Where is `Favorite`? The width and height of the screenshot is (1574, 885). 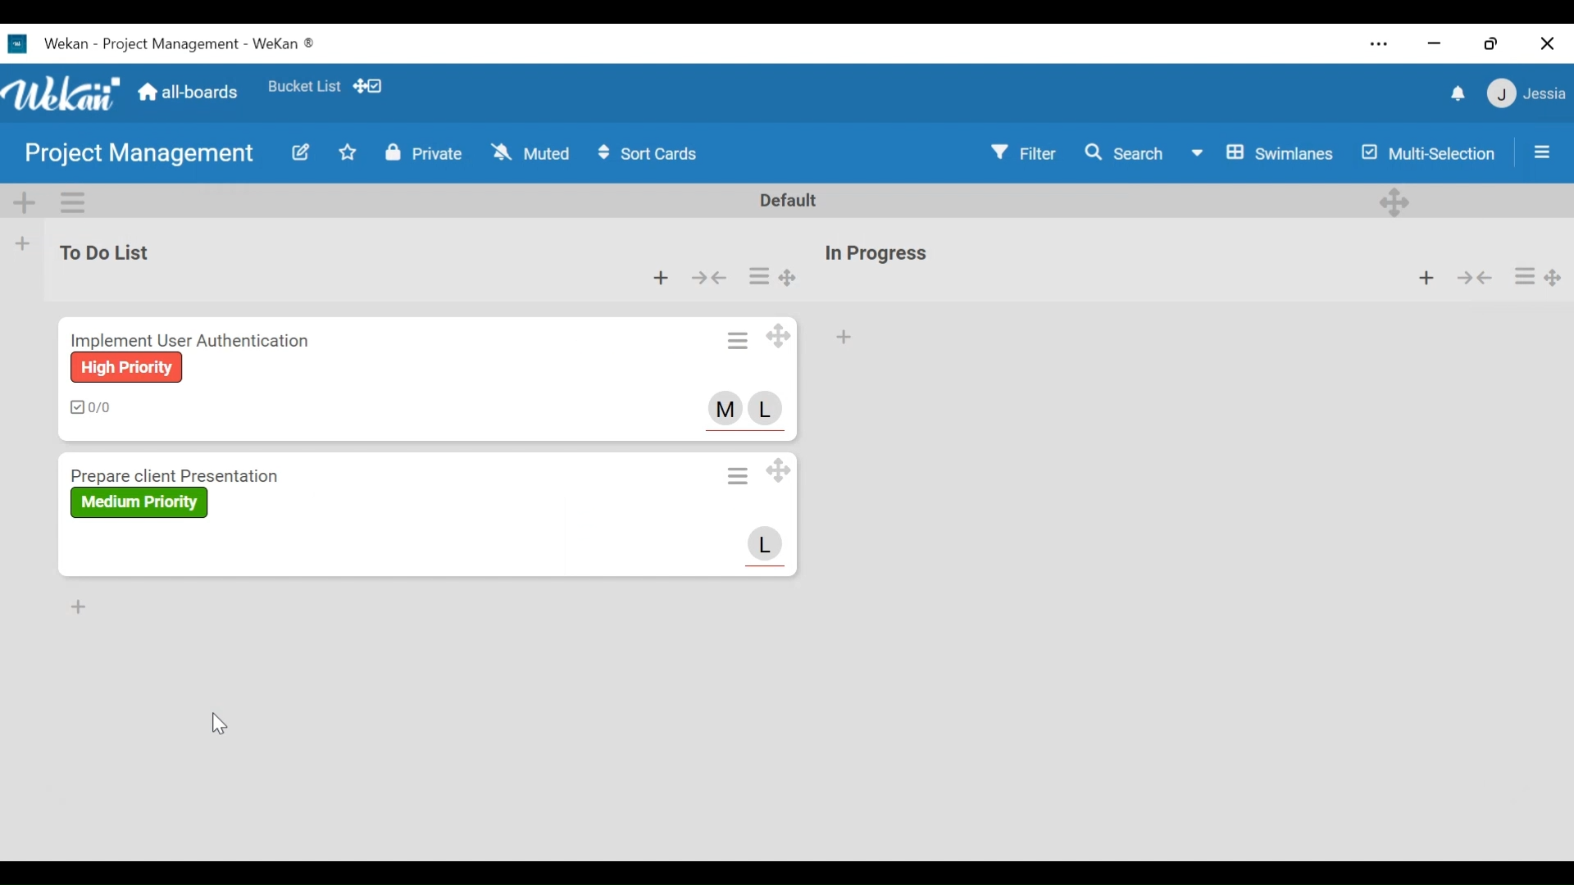
Favorite is located at coordinates (347, 153).